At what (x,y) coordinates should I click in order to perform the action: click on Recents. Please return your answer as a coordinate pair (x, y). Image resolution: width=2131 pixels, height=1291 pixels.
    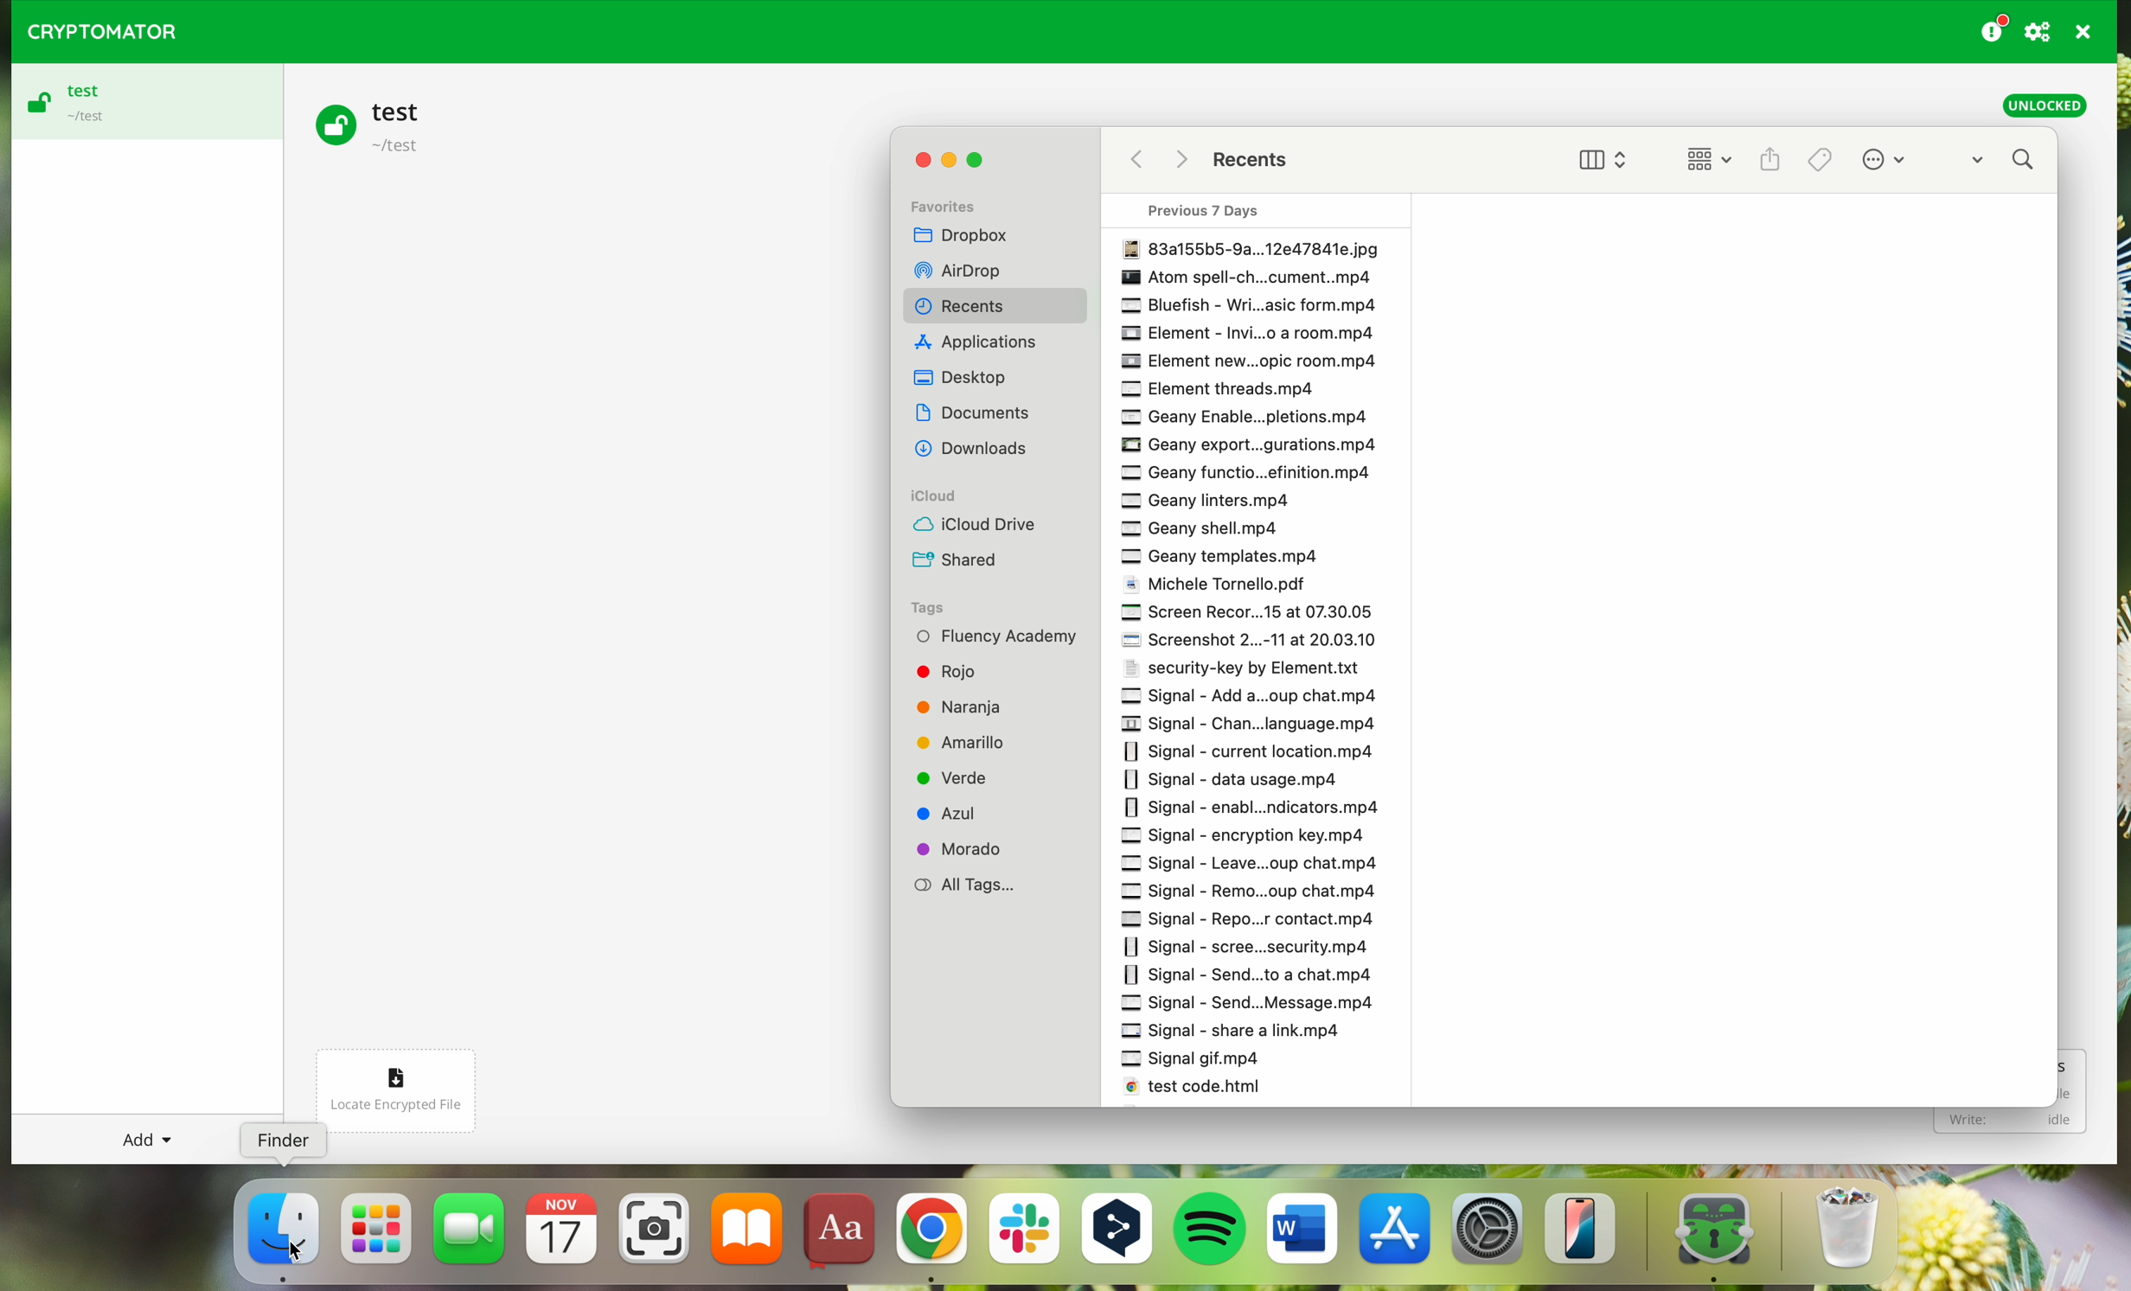
    Looking at the image, I should click on (1265, 163).